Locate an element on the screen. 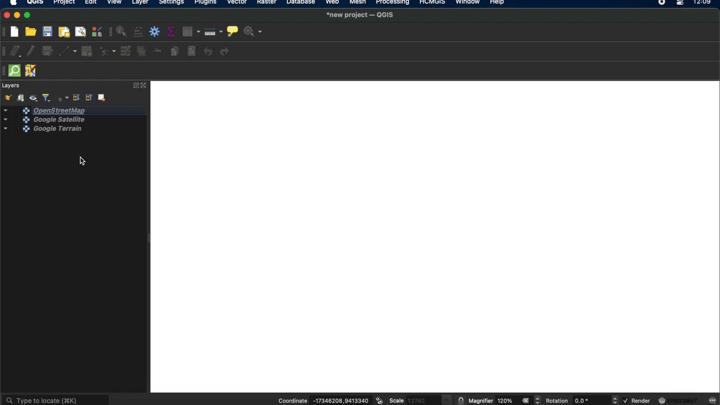 The width and height of the screenshot is (720, 405). raster is located at coordinates (268, 3).